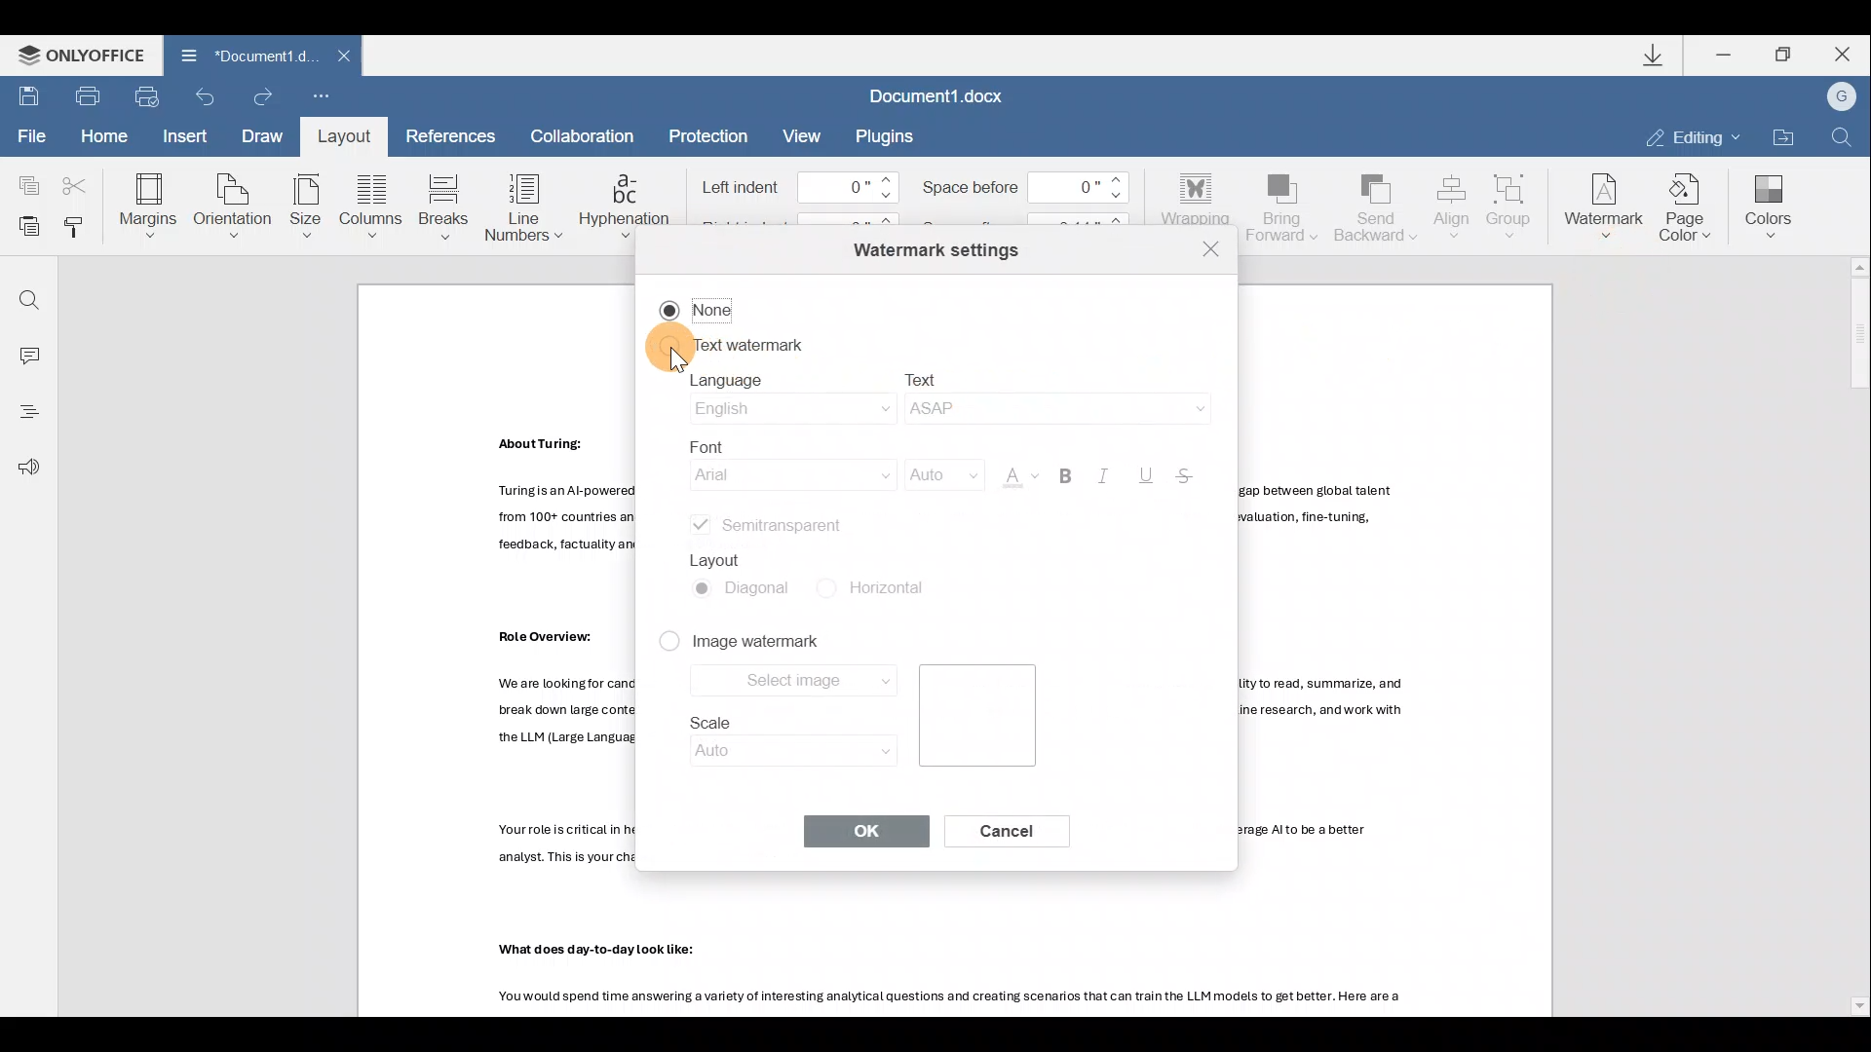  I want to click on , so click(539, 445).